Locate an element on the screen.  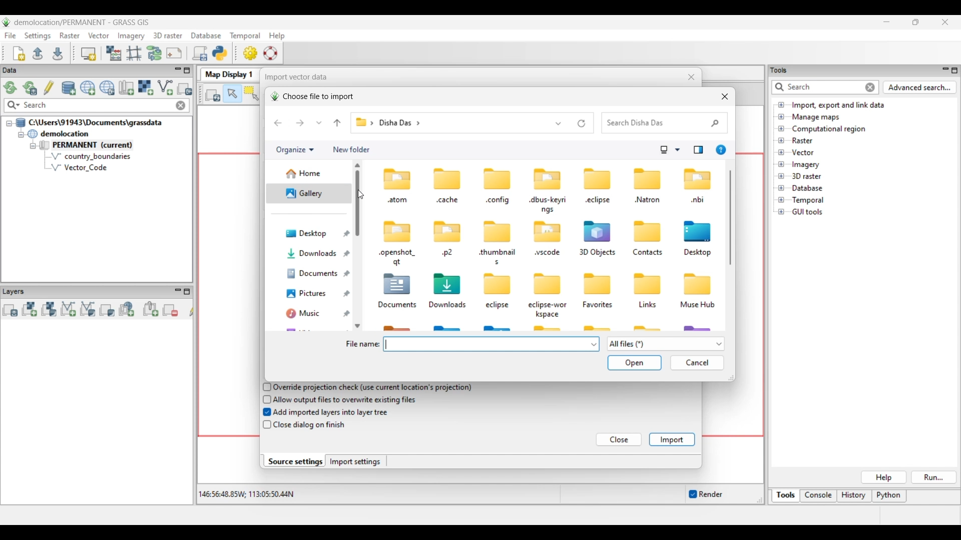
Create new workspace is located at coordinates (20, 53).